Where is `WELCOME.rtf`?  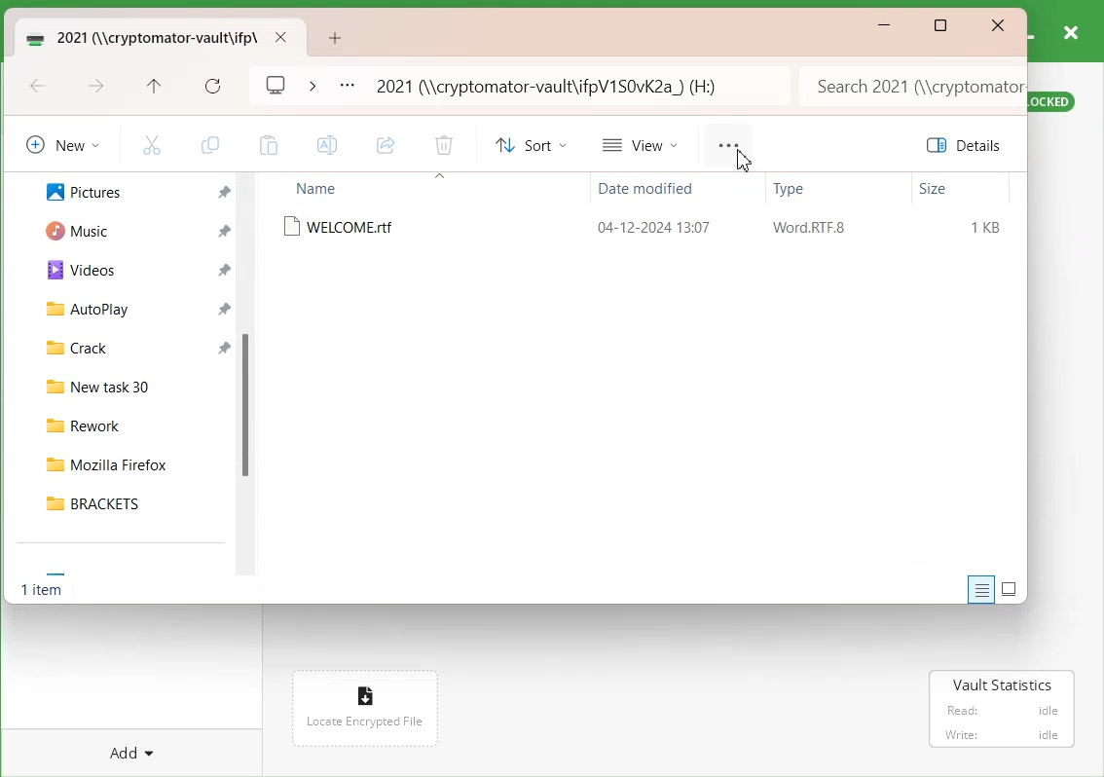
WELCOME.rtf is located at coordinates (642, 224).